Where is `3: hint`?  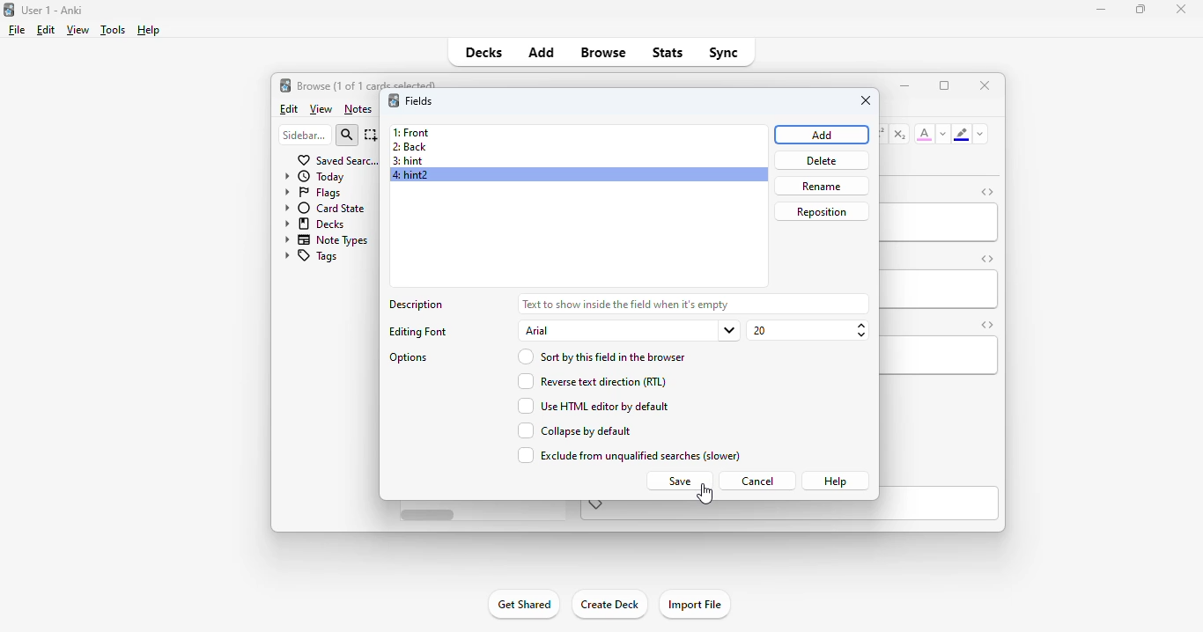 3: hint is located at coordinates (407, 160).